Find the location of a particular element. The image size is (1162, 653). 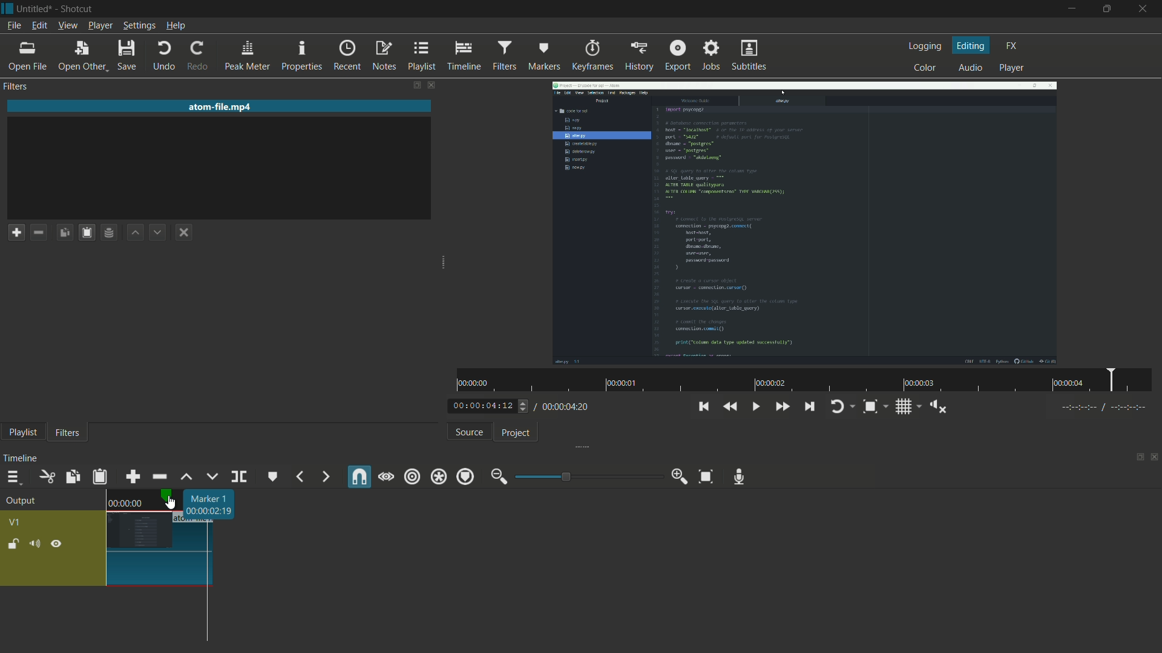

help menu is located at coordinates (176, 25).